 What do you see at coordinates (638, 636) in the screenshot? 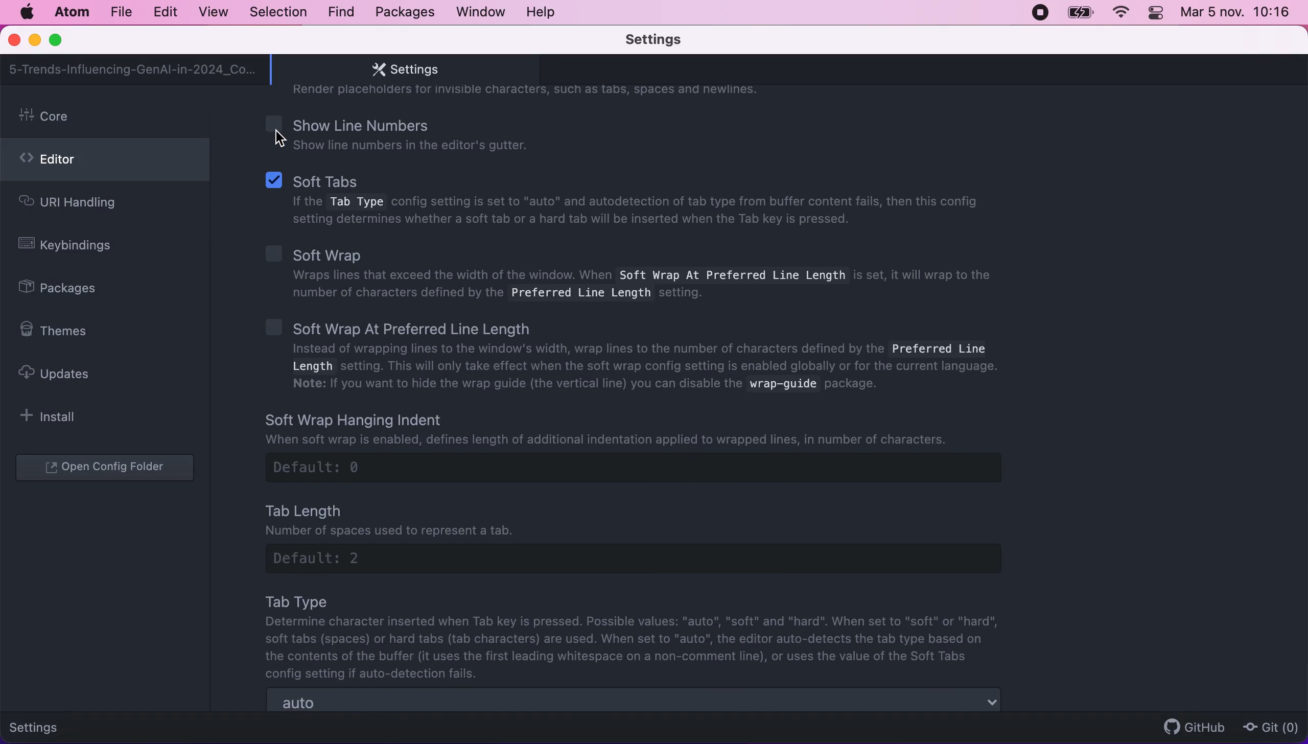
I see `tab type` at bounding box center [638, 636].